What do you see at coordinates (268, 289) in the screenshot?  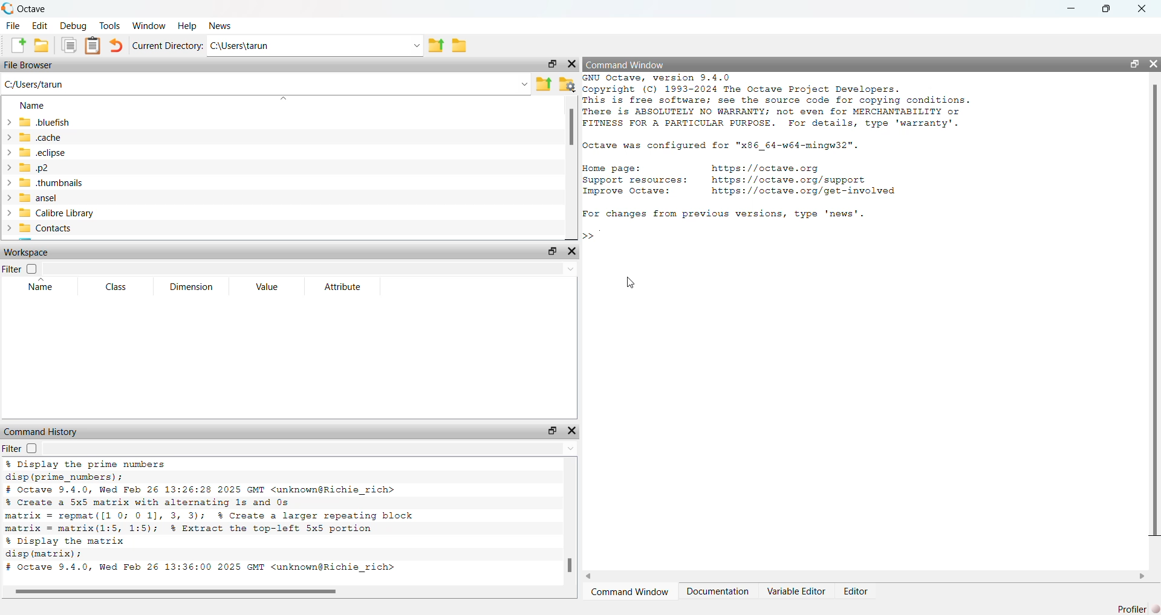 I see `value` at bounding box center [268, 289].